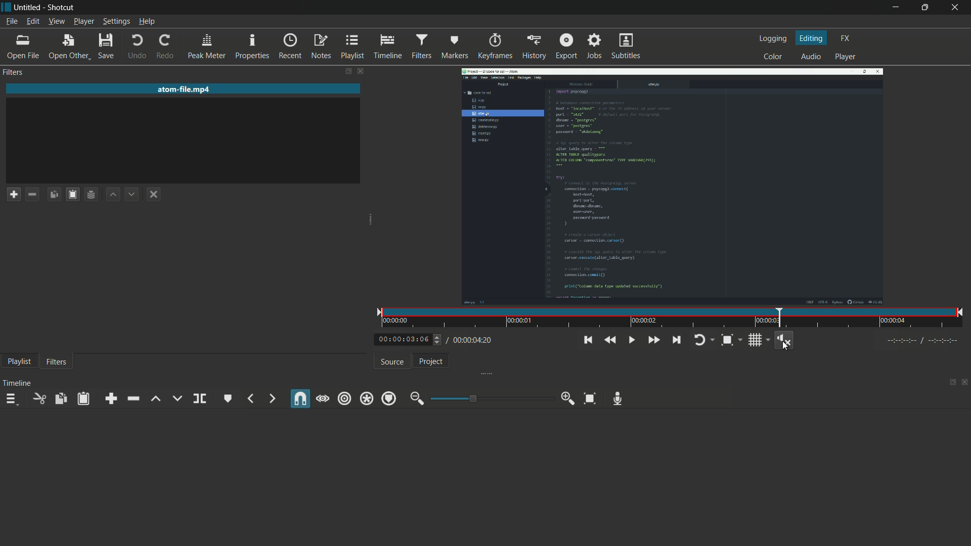 This screenshot has width=971, height=546. I want to click on logging, so click(773, 38).